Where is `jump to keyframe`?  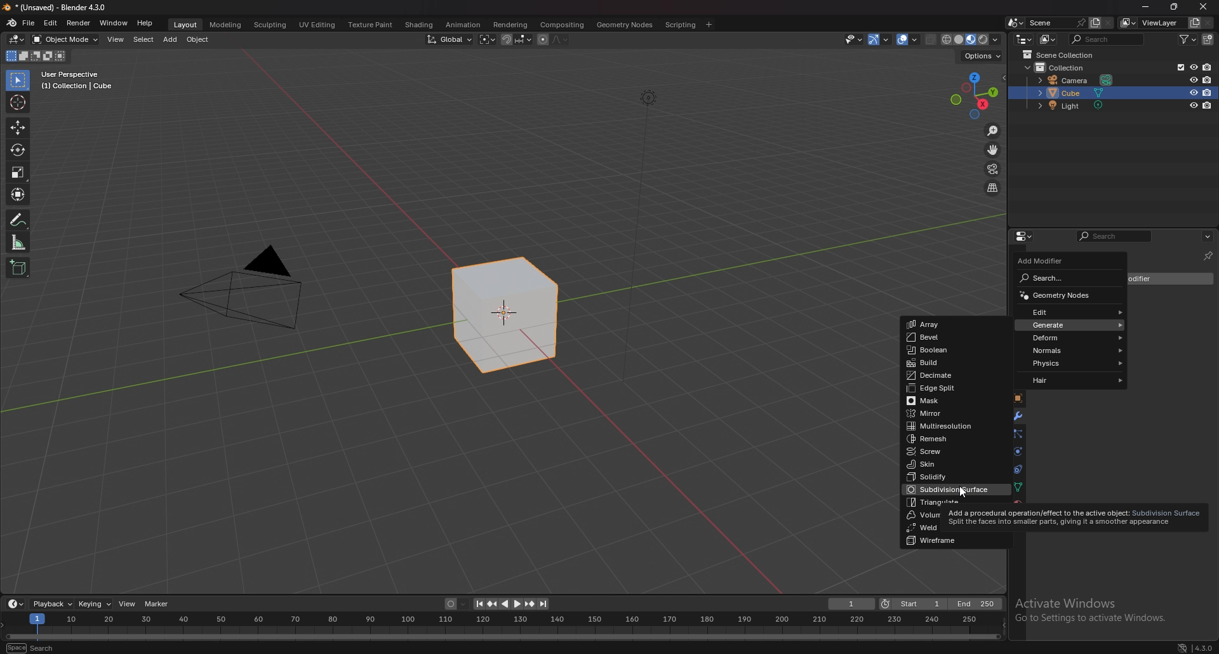 jump to keyframe is located at coordinates (492, 604).